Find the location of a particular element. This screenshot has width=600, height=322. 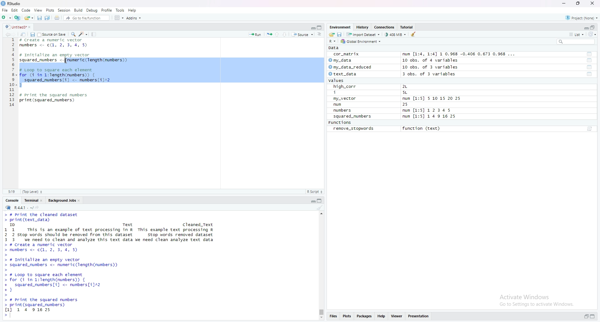

Edit is located at coordinates (14, 10).